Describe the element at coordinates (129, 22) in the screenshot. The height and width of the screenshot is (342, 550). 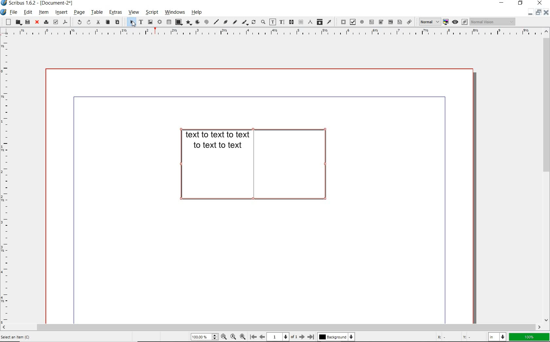
I see `select item` at that location.